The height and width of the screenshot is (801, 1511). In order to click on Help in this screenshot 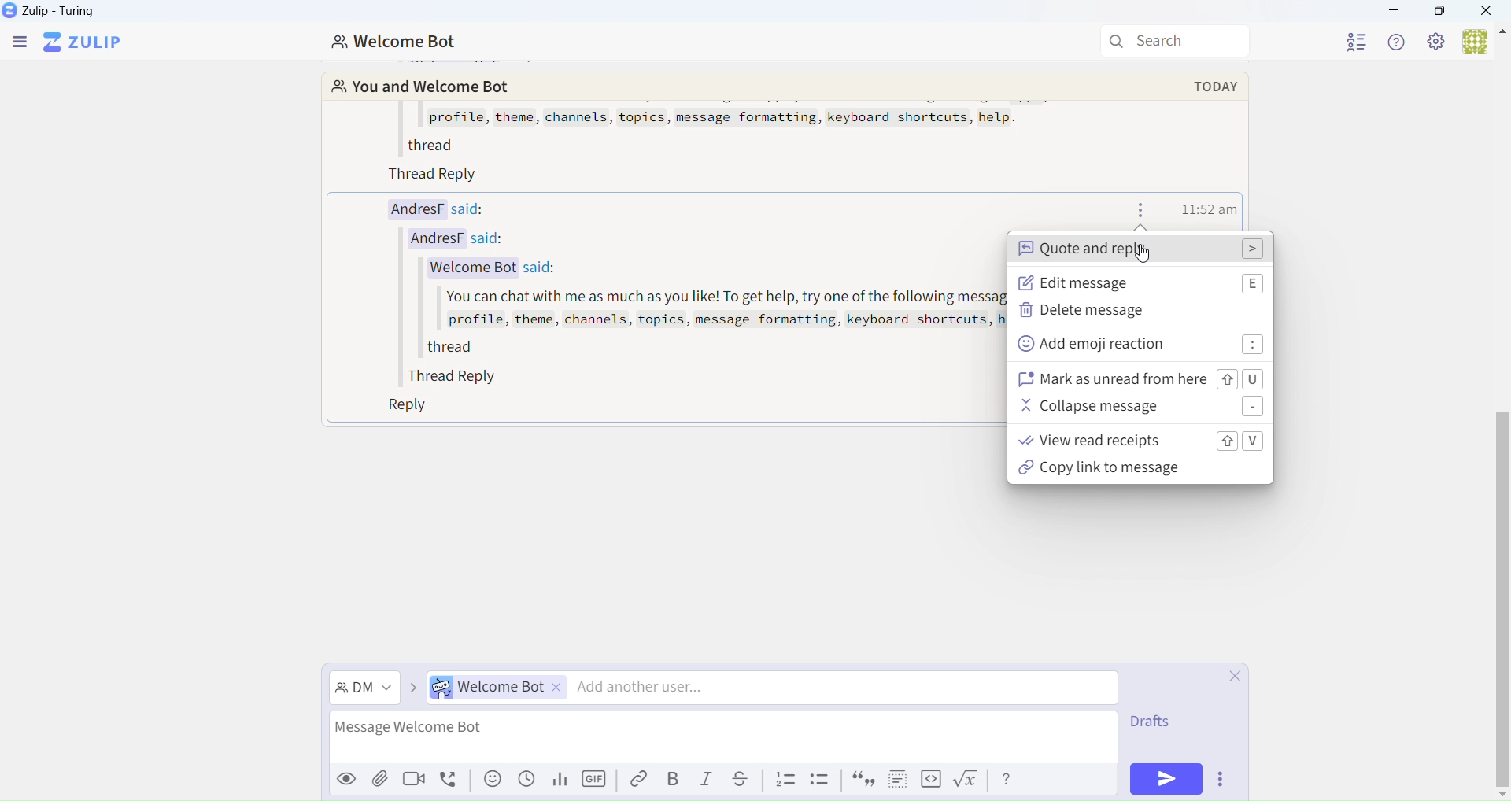, I will do `click(1395, 42)`.